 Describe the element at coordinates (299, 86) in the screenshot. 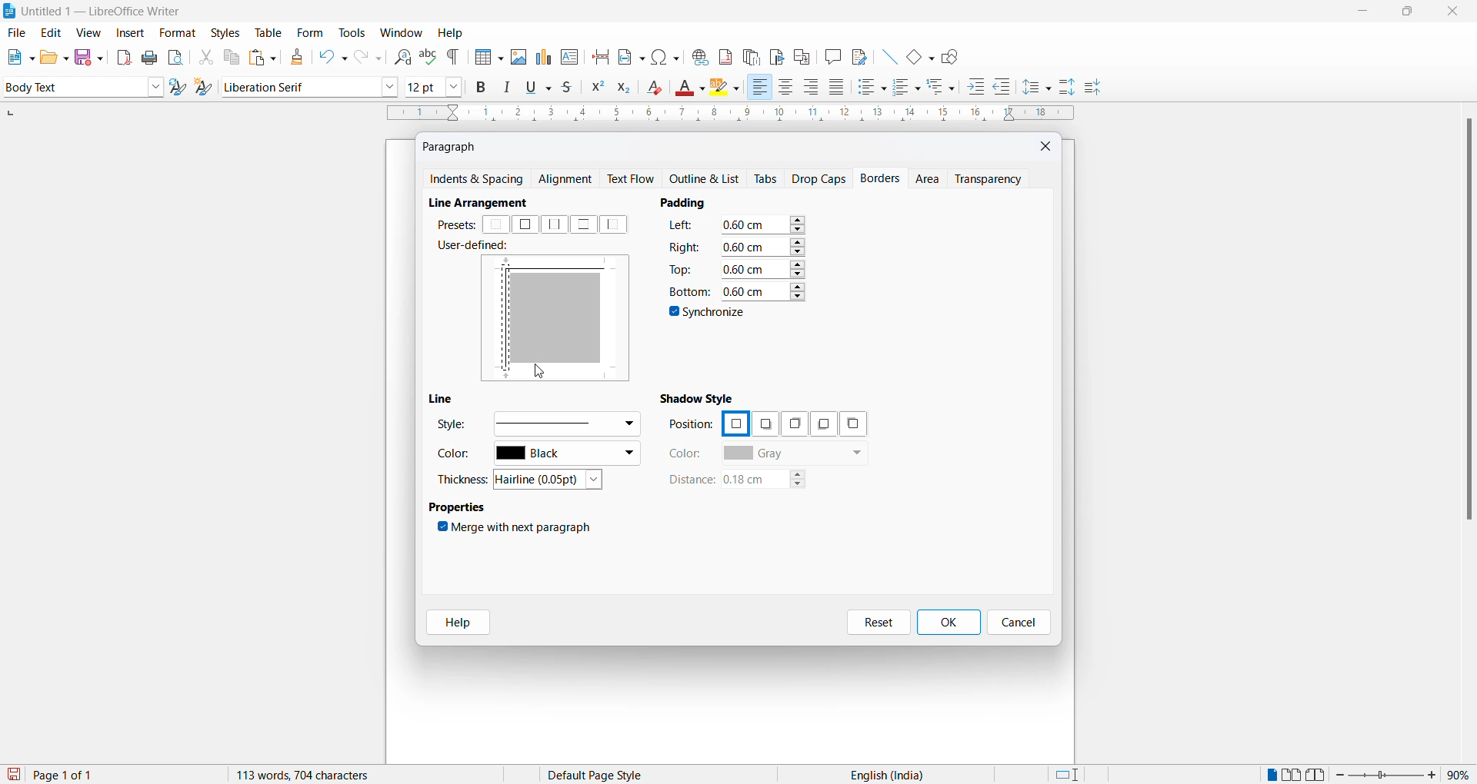

I see `font name` at that location.